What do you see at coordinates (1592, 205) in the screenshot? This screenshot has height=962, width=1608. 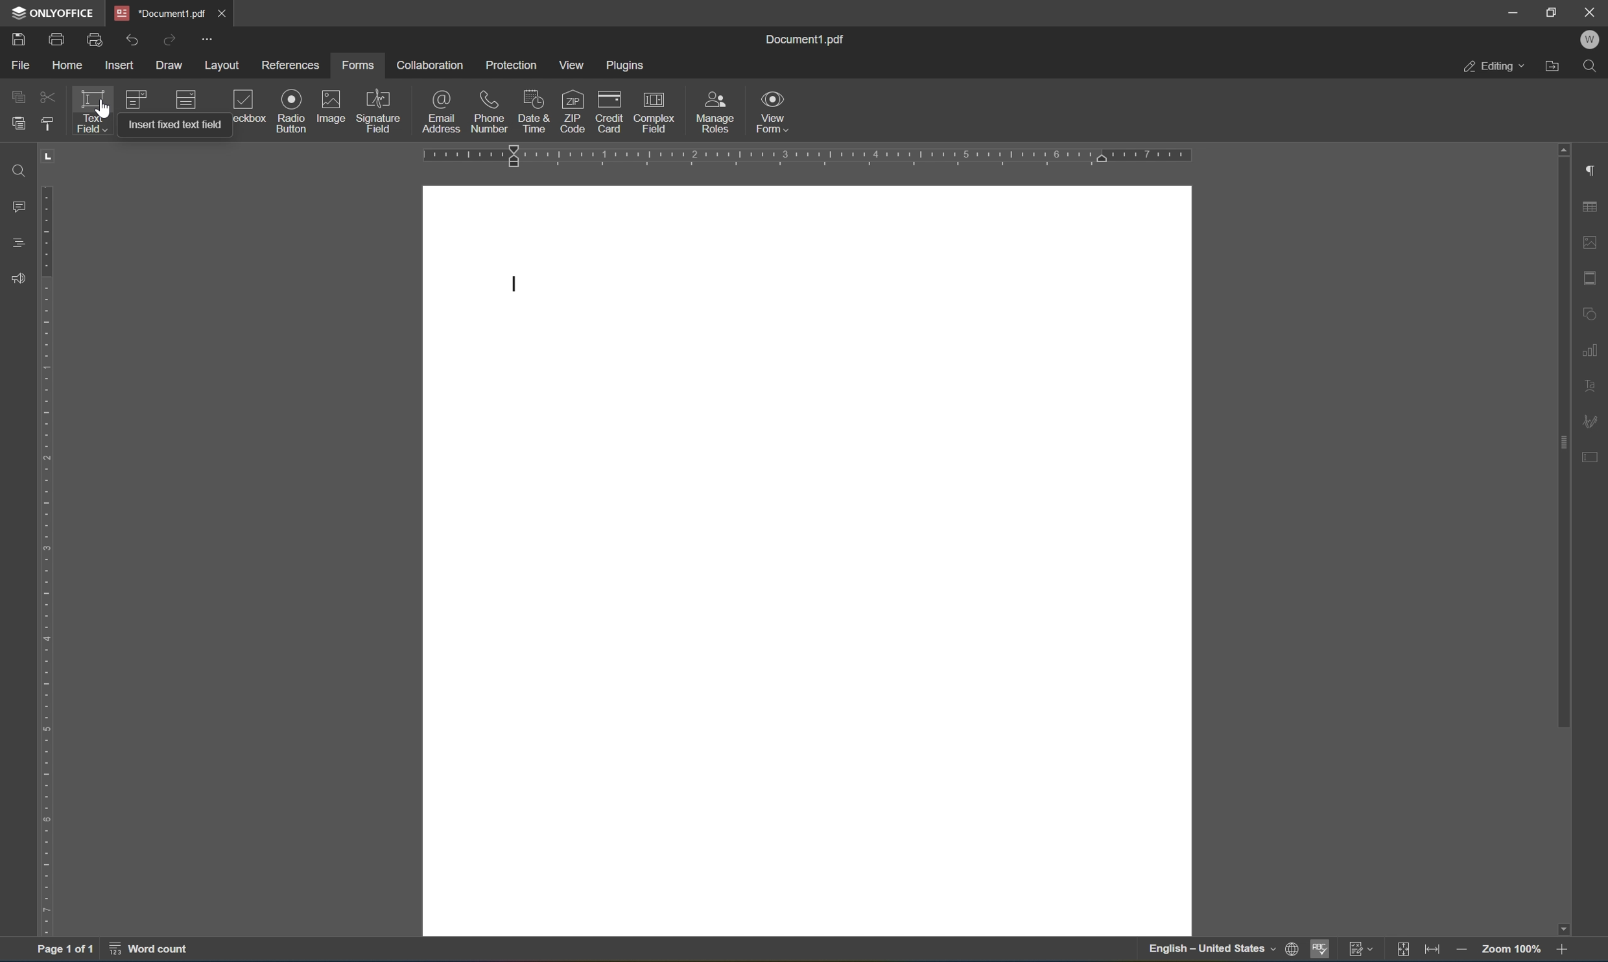 I see `table settings` at bounding box center [1592, 205].